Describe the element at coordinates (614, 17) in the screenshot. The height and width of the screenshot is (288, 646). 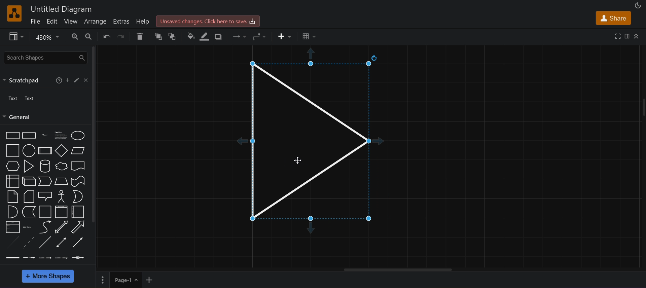
I see `share` at that location.